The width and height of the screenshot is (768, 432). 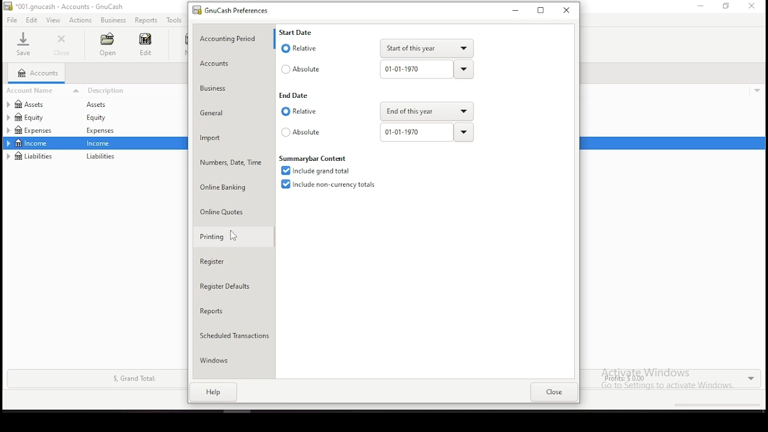 I want to click on windows, so click(x=230, y=360).